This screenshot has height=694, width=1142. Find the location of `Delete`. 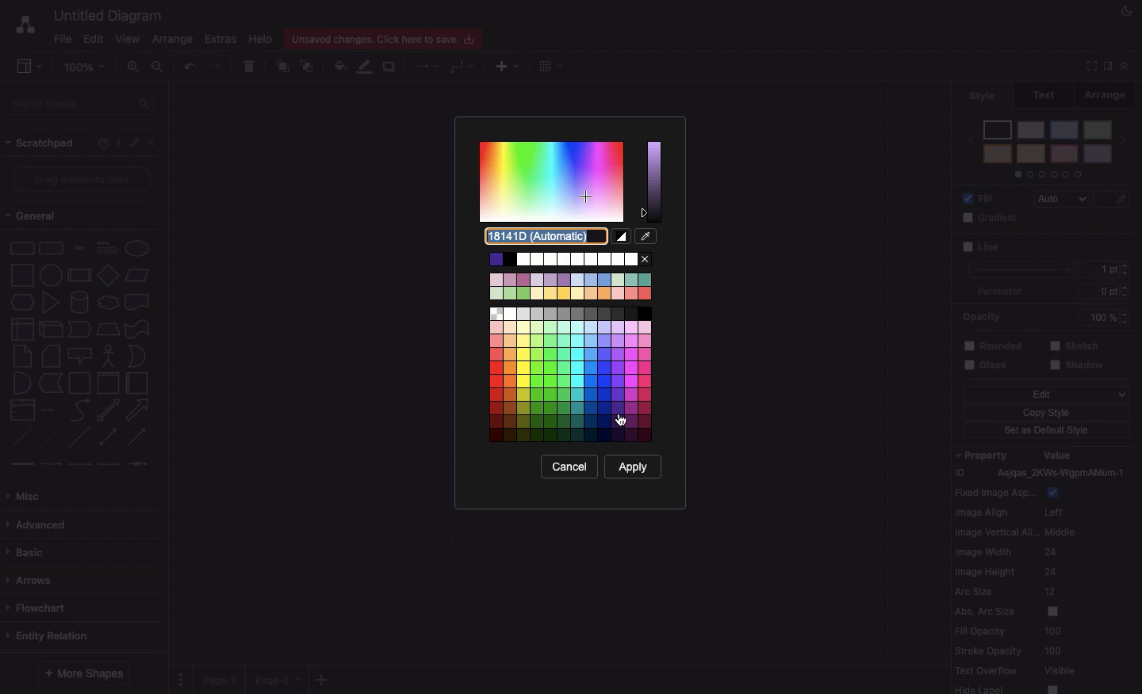

Delete is located at coordinates (251, 64).